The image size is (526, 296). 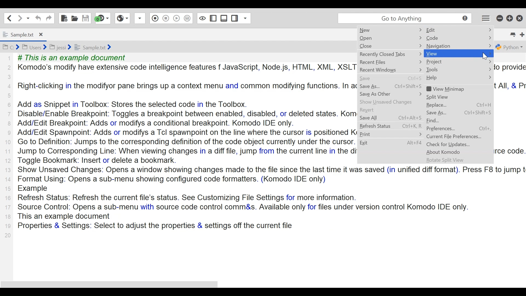 I want to click on Refresh Status Ctrl+K, R, so click(x=390, y=127).